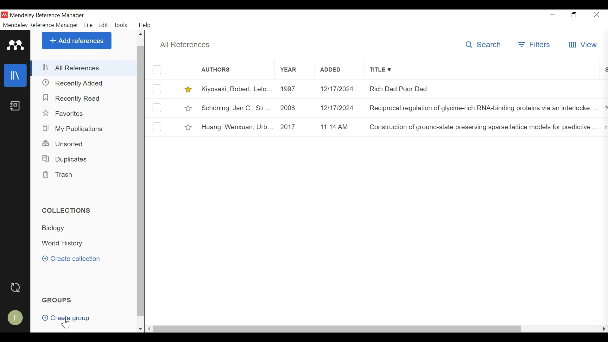  What do you see at coordinates (483, 70) in the screenshot?
I see `Title` at bounding box center [483, 70].